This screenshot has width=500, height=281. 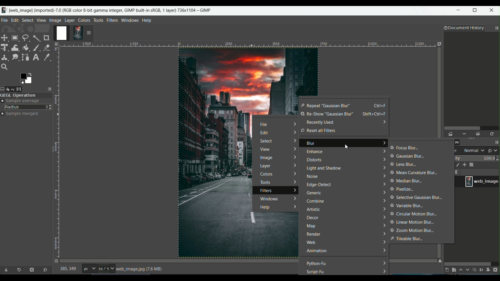 What do you see at coordinates (403, 164) in the screenshot?
I see `lens blur` at bounding box center [403, 164].